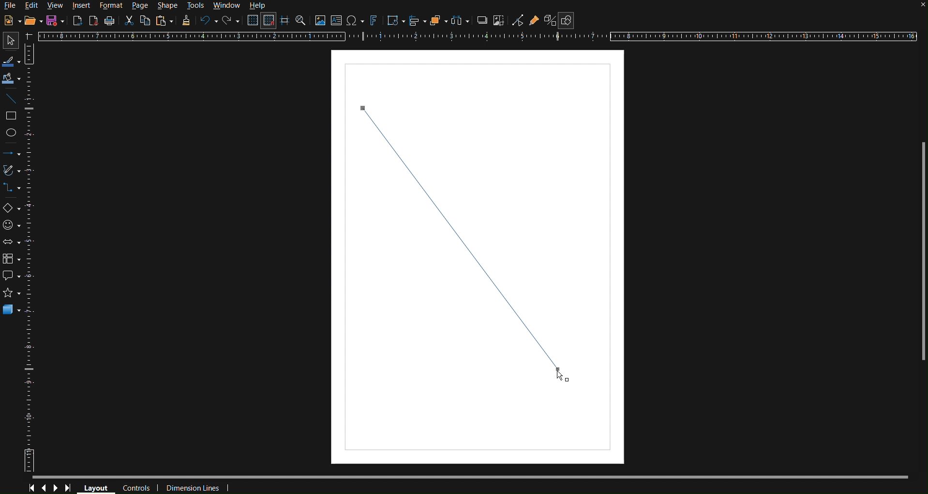 This screenshot has height=494, width=928. I want to click on Horizontal Ruler, so click(480, 37).